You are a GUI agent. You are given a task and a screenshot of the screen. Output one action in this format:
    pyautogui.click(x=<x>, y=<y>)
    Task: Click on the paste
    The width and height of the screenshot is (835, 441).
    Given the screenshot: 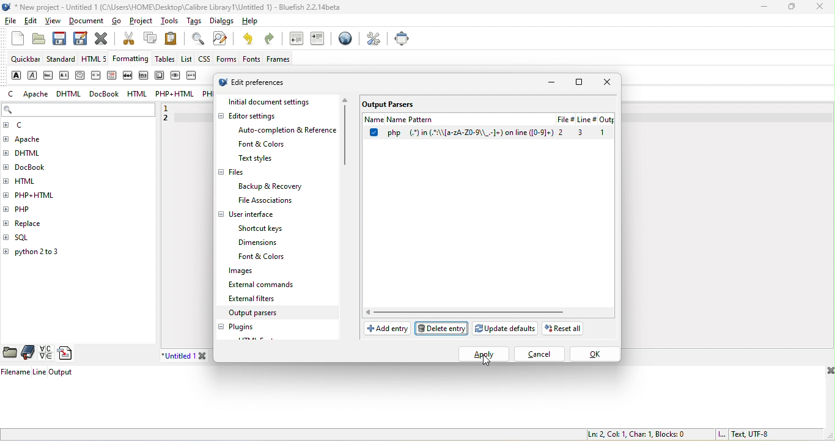 What is the action you would take?
    pyautogui.click(x=173, y=40)
    